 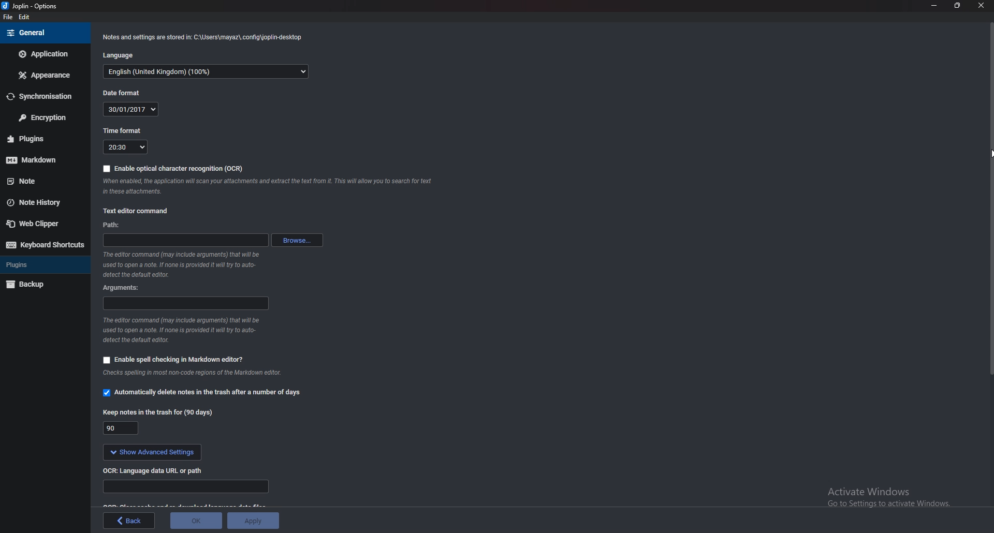 I want to click on Info, so click(x=183, y=329).